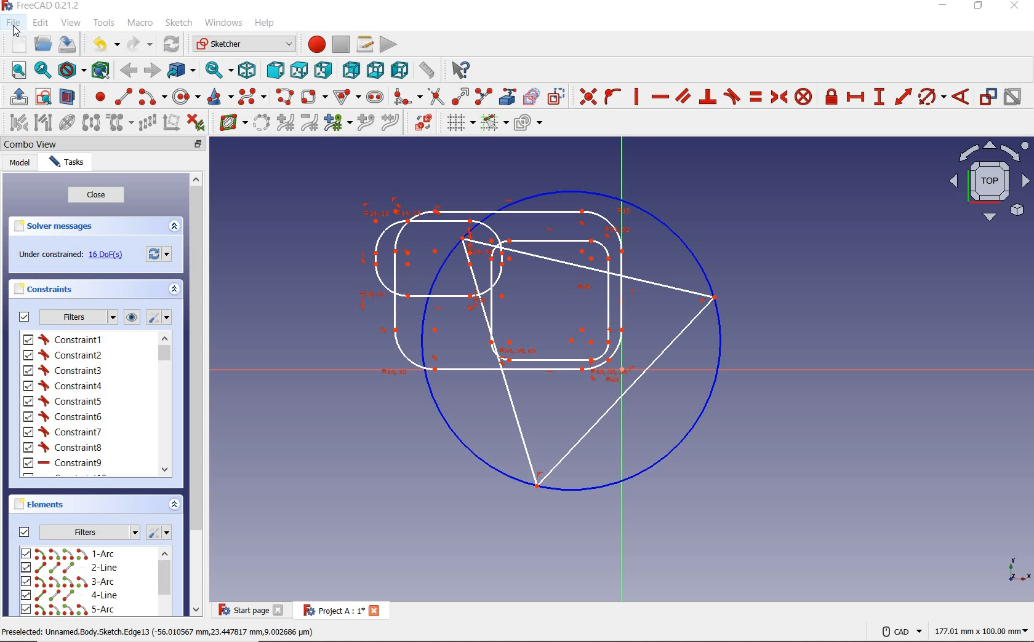  What do you see at coordinates (95, 194) in the screenshot?
I see `close` at bounding box center [95, 194].